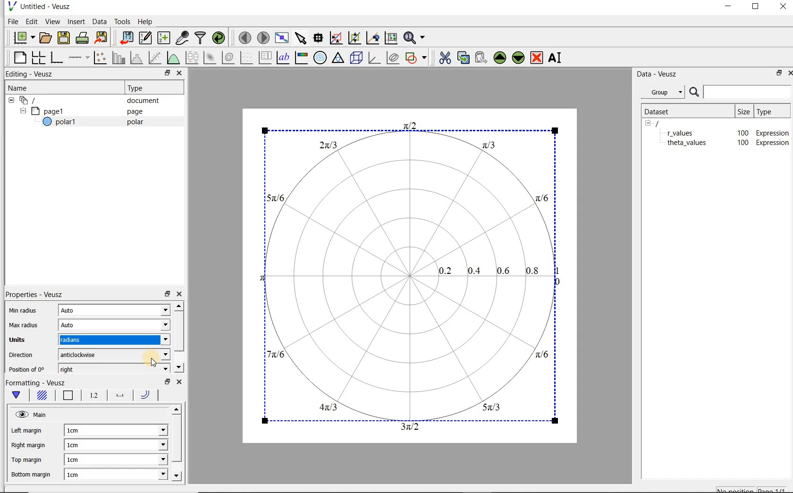 This screenshot has height=493, width=793. I want to click on restore down, so click(166, 381).